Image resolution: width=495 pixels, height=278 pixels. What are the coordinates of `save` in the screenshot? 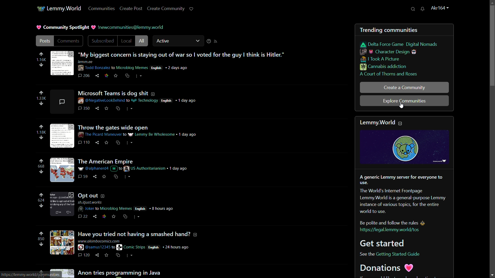 It's located at (107, 255).